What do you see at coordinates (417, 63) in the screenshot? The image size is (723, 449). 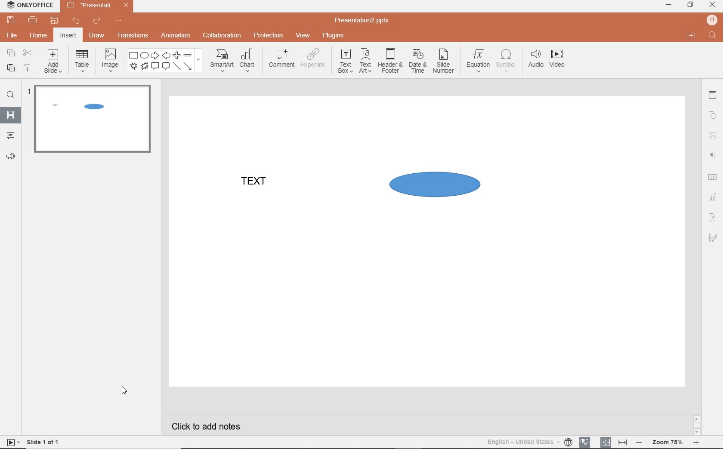 I see `date & time` at bounding box center [417, 63].